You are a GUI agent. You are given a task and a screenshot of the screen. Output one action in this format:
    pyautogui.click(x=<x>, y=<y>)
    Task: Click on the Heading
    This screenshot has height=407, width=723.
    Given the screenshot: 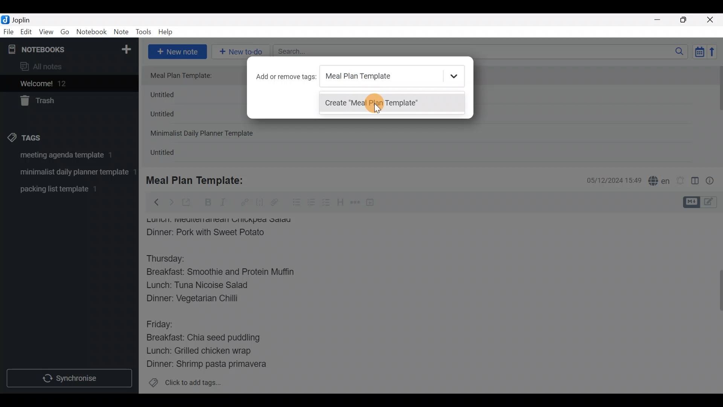 What is the action you would take?
    pyautogui.click(x=341, y=203)
    